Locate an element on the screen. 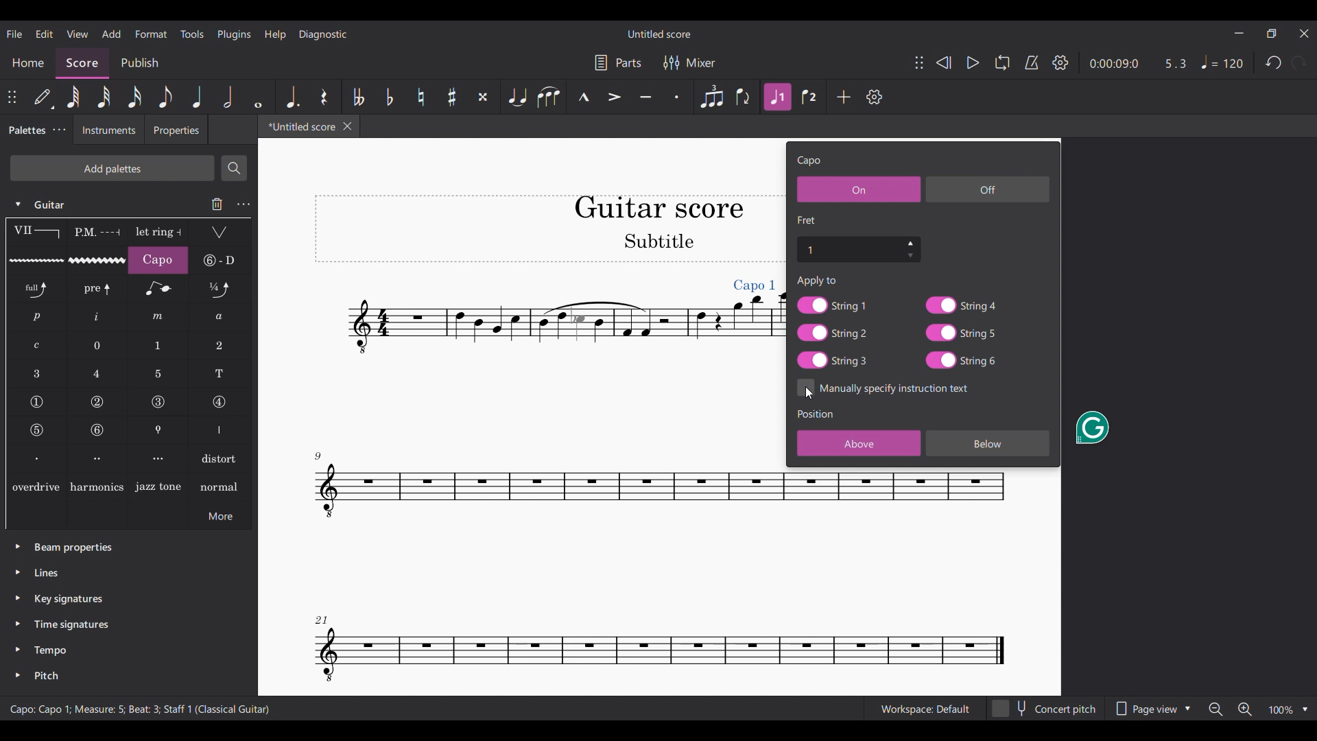 The image size is (1317, 741). Add is located at coordinates (844, 96).